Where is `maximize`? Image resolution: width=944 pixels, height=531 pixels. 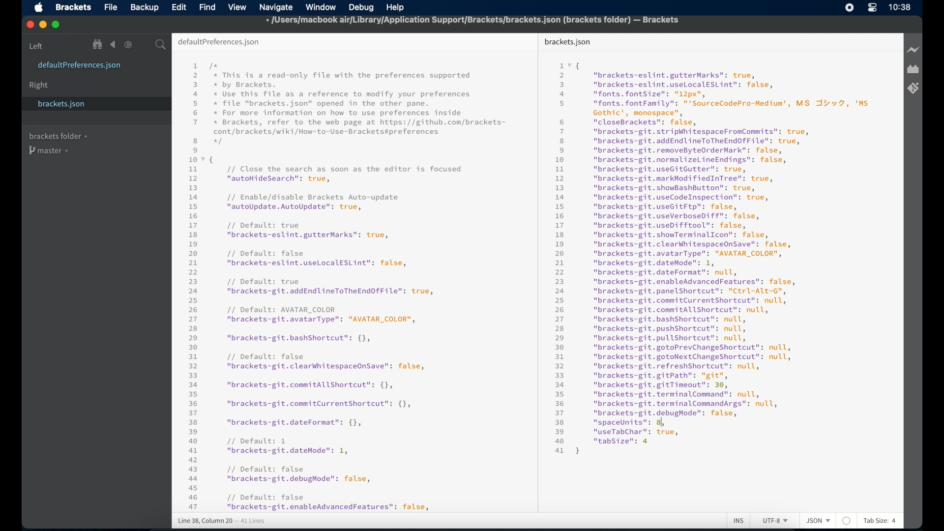
maximize is located at coordinates (57, 25).